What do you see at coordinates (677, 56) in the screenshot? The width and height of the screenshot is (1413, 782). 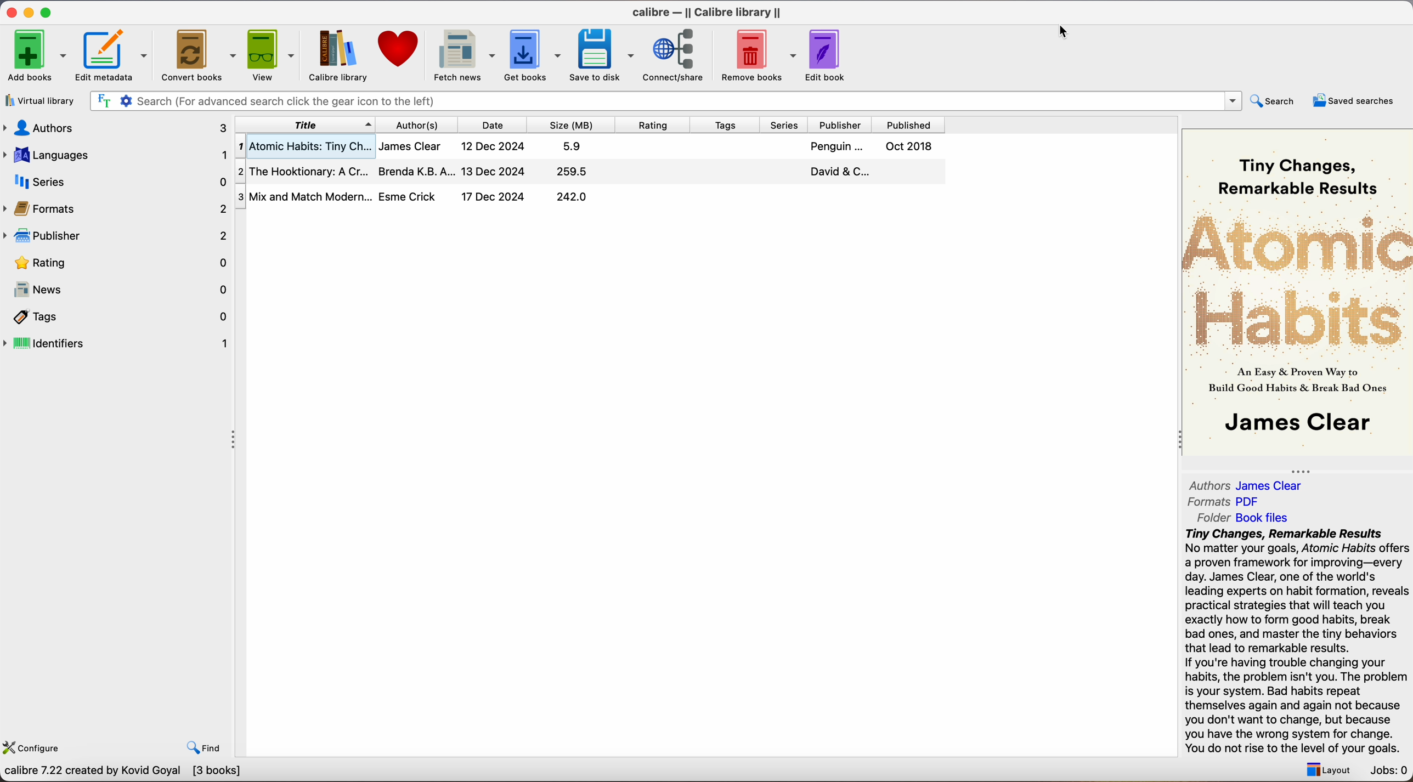 I see `connect/share` at bounding box center [677, 56].